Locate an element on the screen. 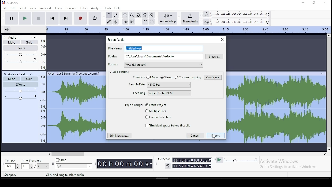 This screenshot has width=332, height=187. audio setup is located at coordinates (168, 18).